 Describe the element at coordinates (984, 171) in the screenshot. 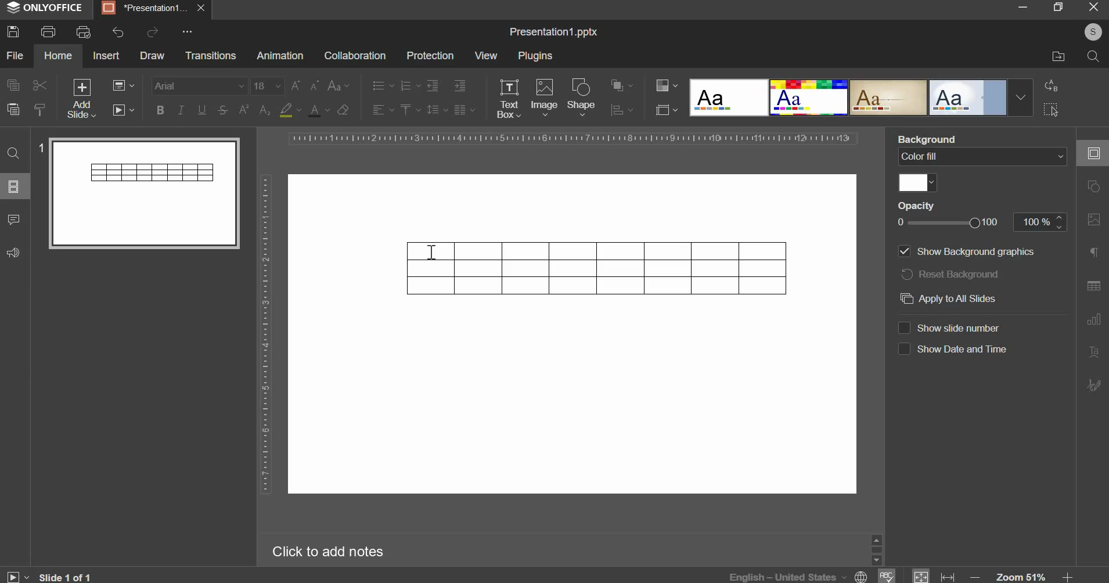

I see `Color fill` at that location.